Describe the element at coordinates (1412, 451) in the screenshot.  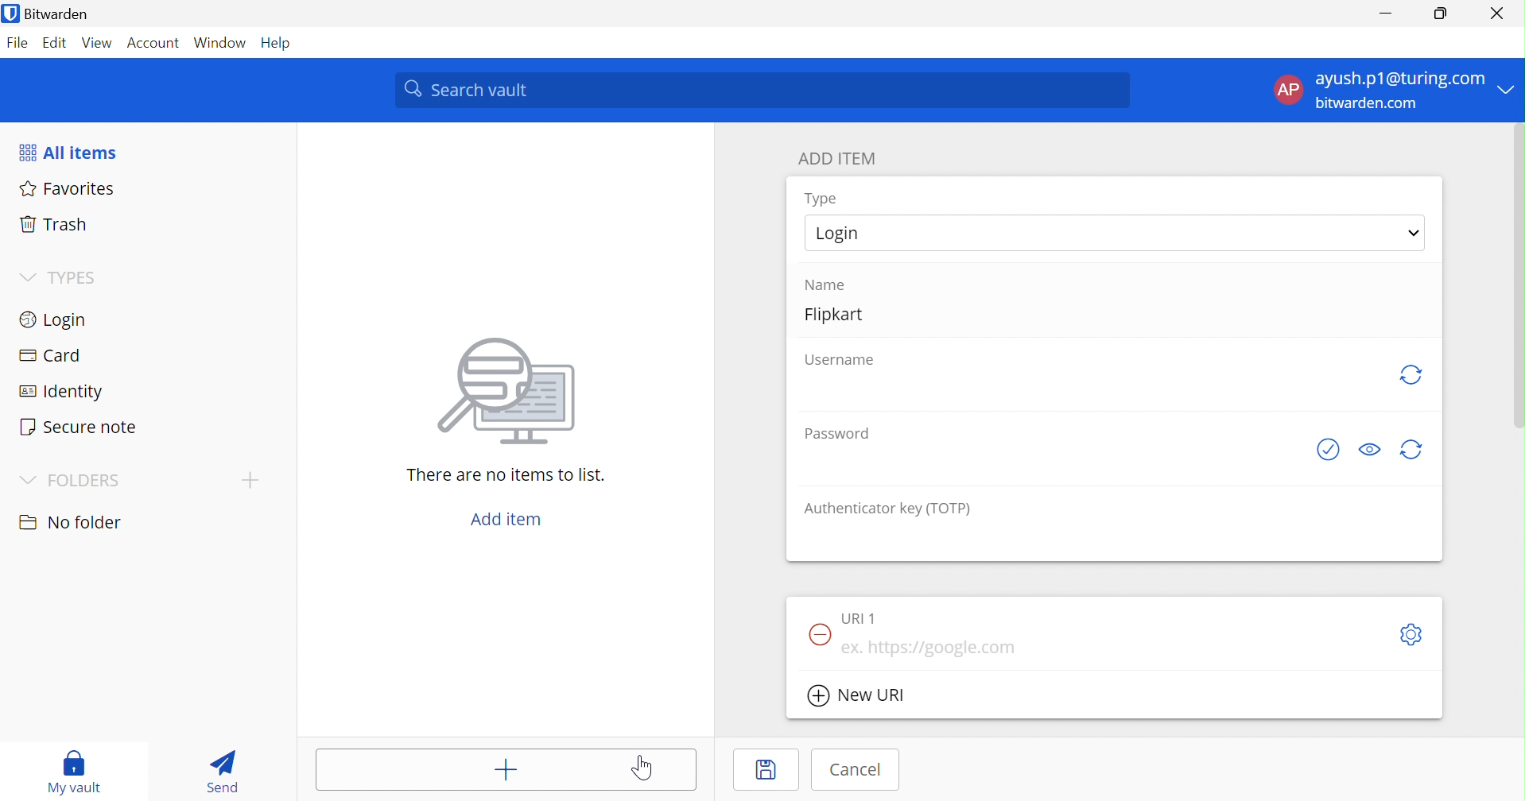
I see `generate password` at that location.